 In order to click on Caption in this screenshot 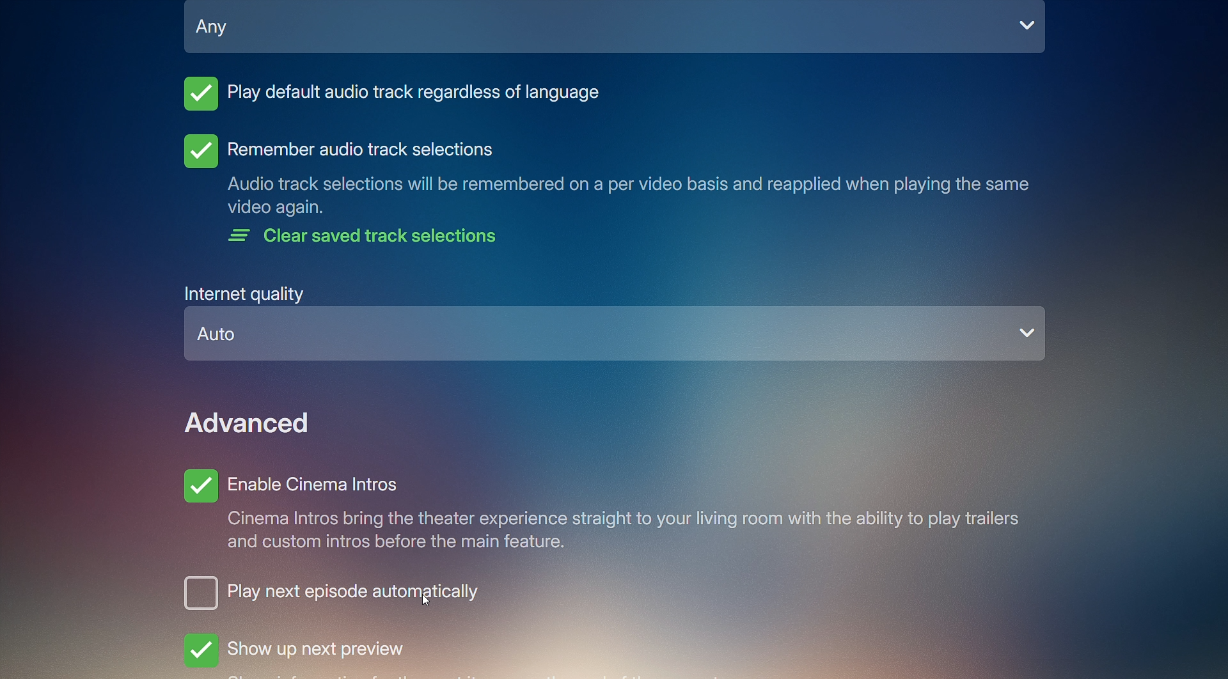, I will do `click(627, 197)`.